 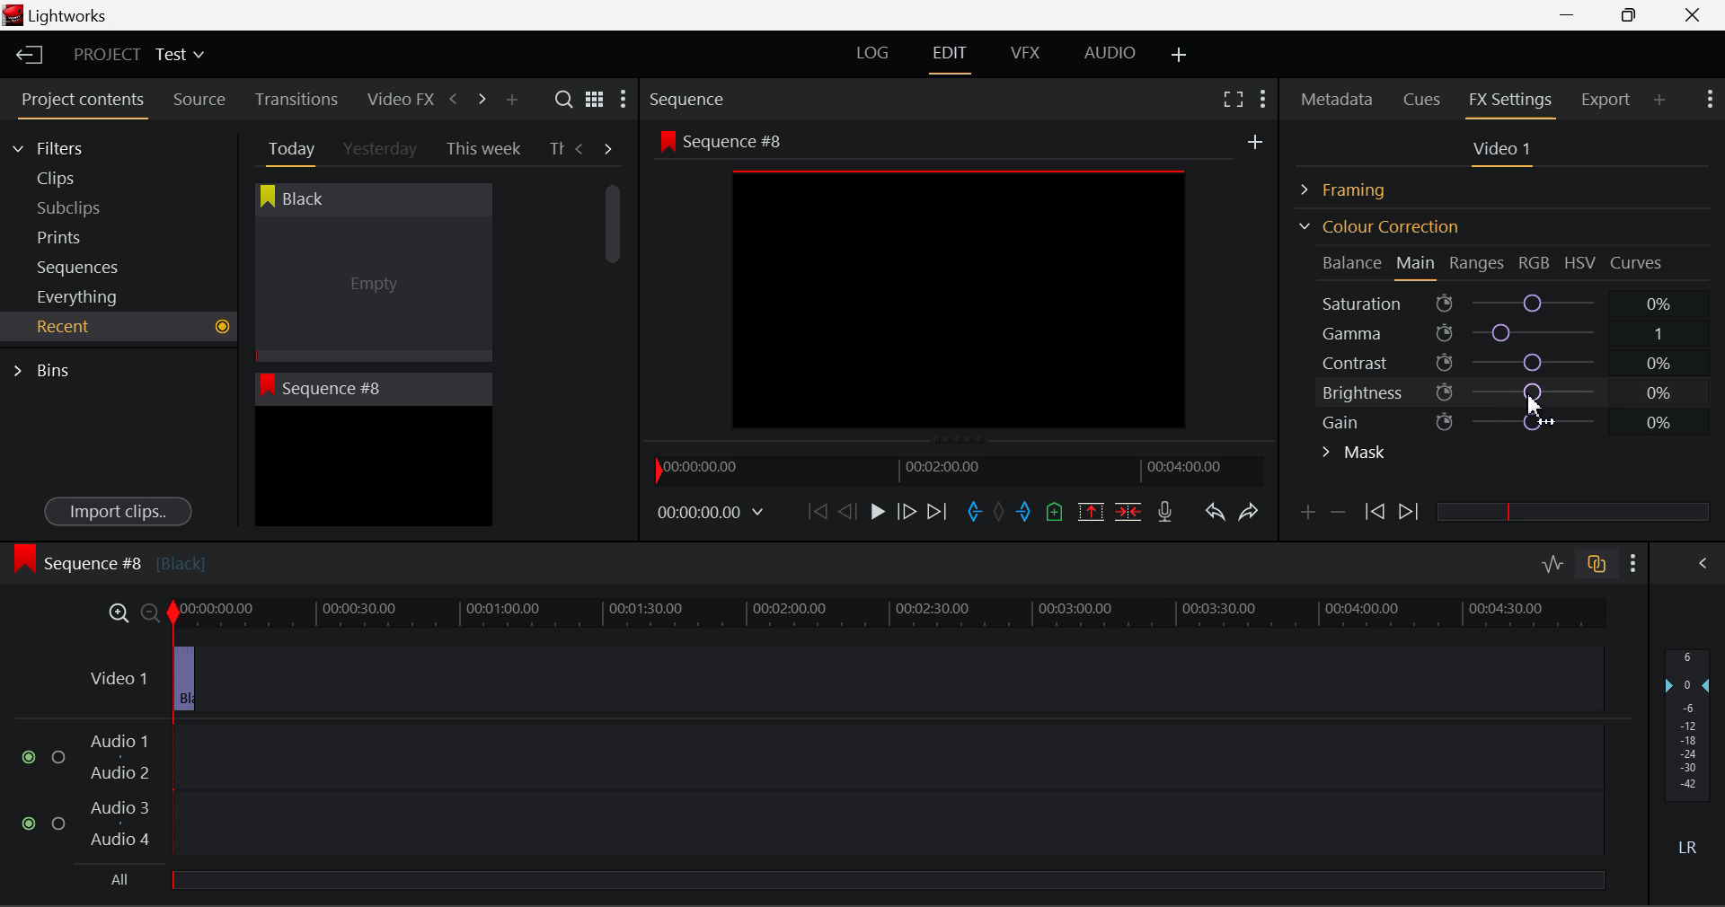 I want to click on Video FX, so click(x=395, y=99).